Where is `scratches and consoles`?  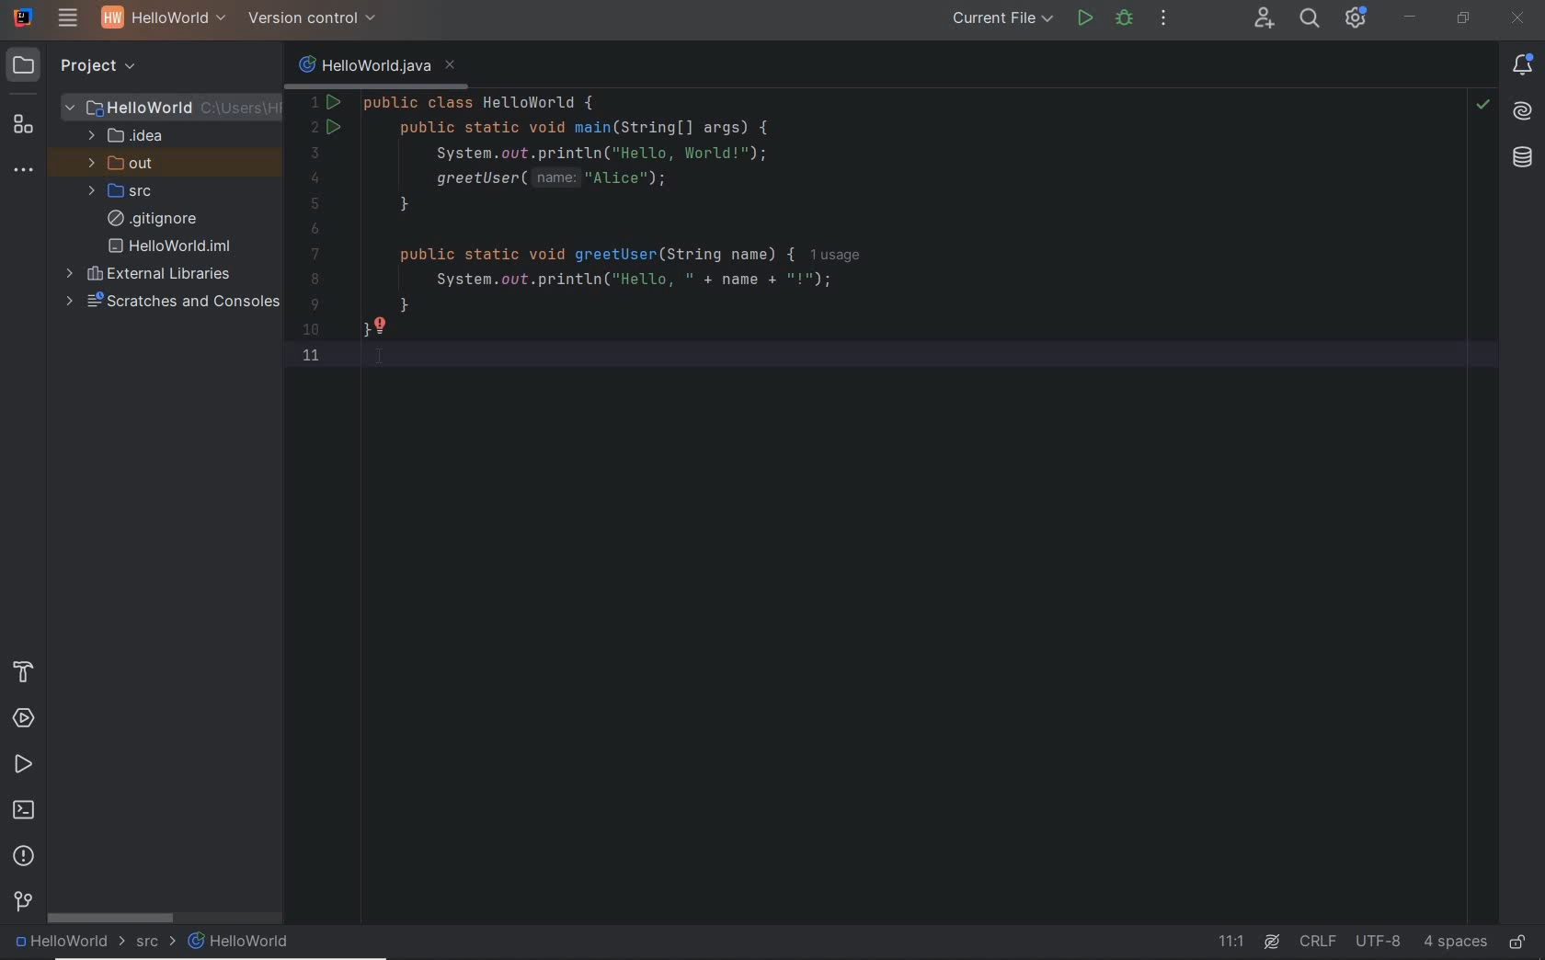 scratches and consoles is located at coordinates (172, 303).